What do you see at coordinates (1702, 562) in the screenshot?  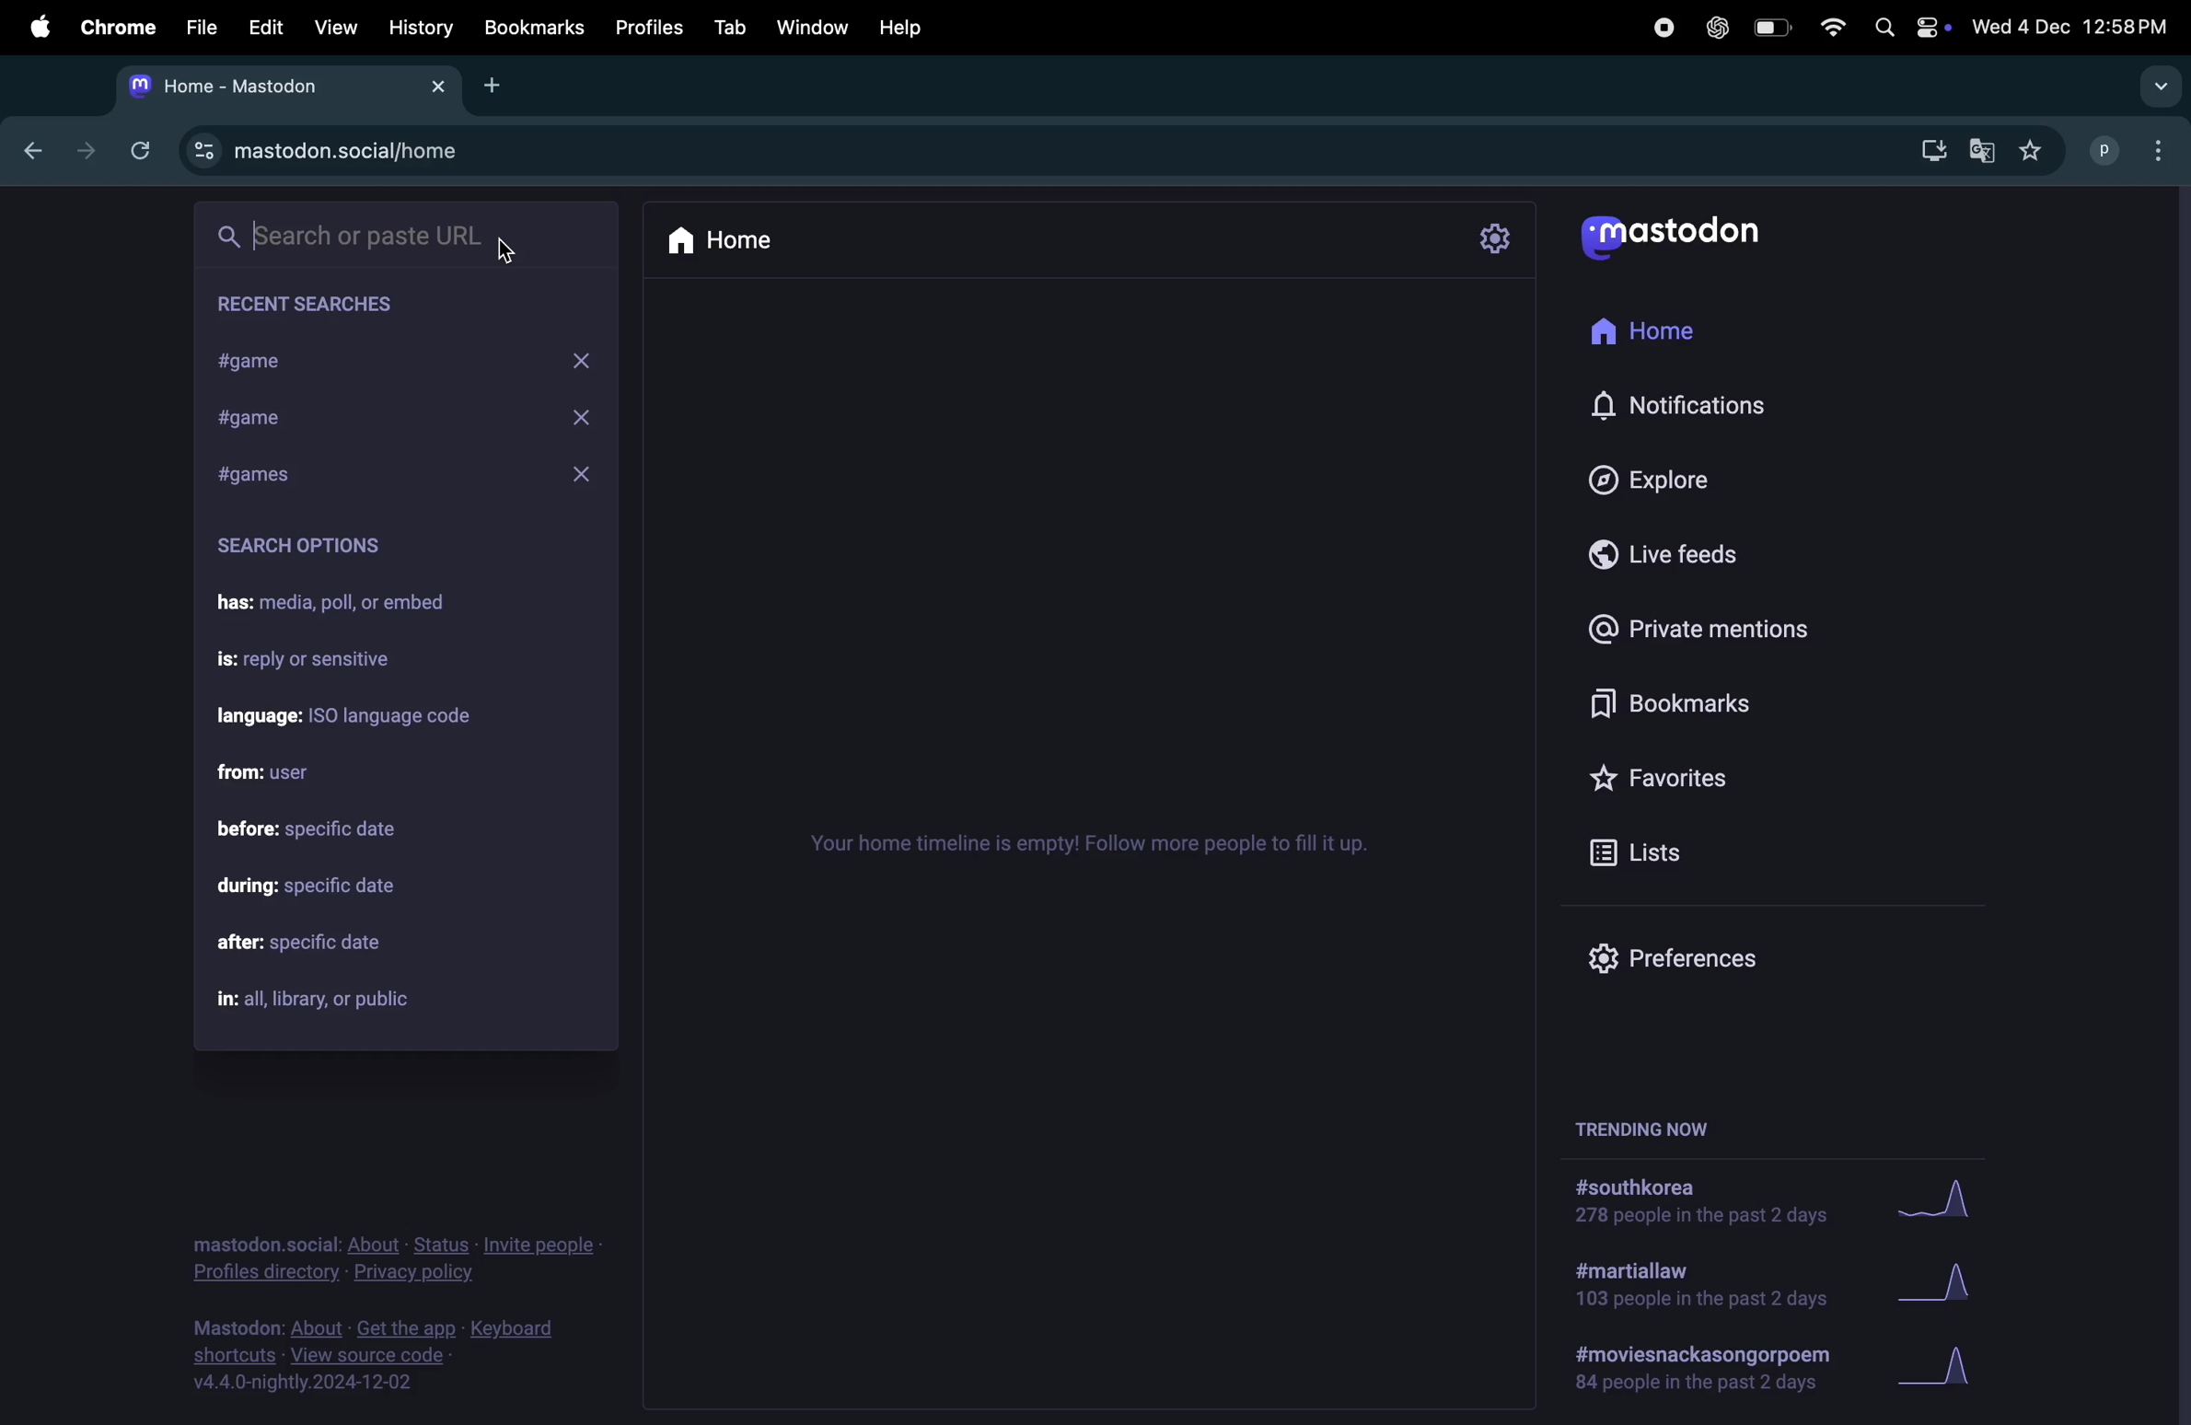 I see `Live feeds` at bounding box center [1702, 562].